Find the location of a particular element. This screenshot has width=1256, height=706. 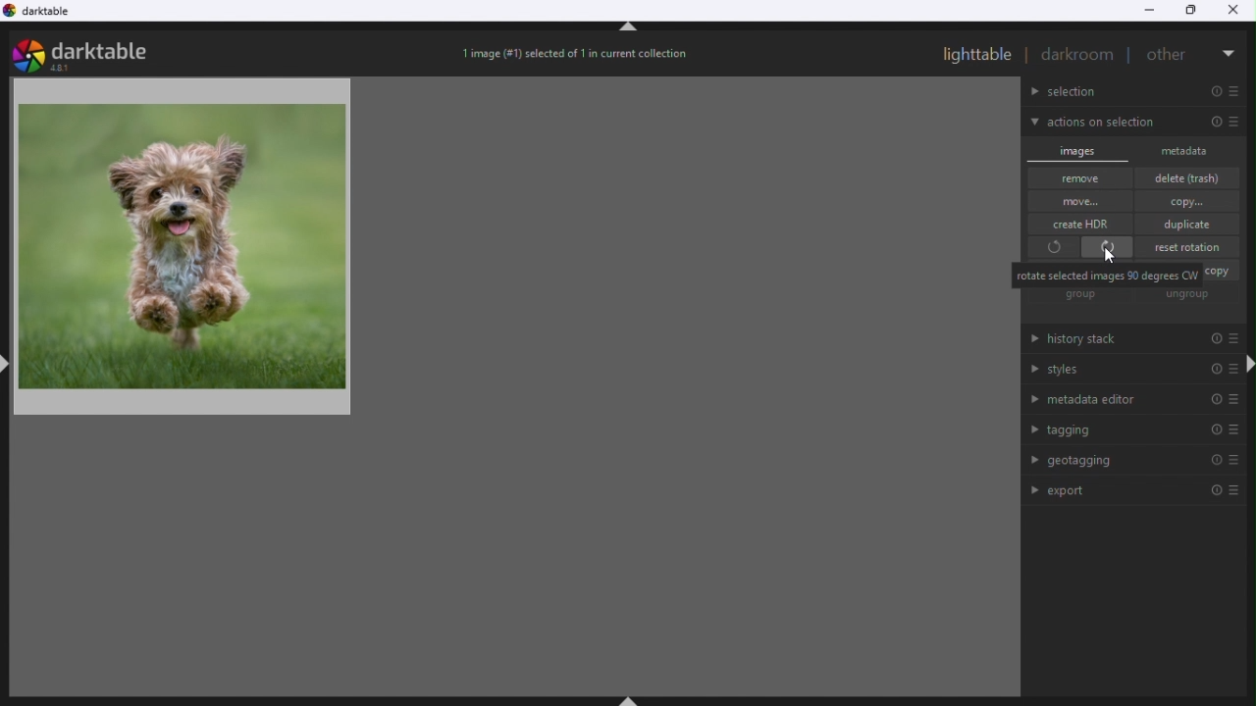

Close is located at coordinates (1238, 10).